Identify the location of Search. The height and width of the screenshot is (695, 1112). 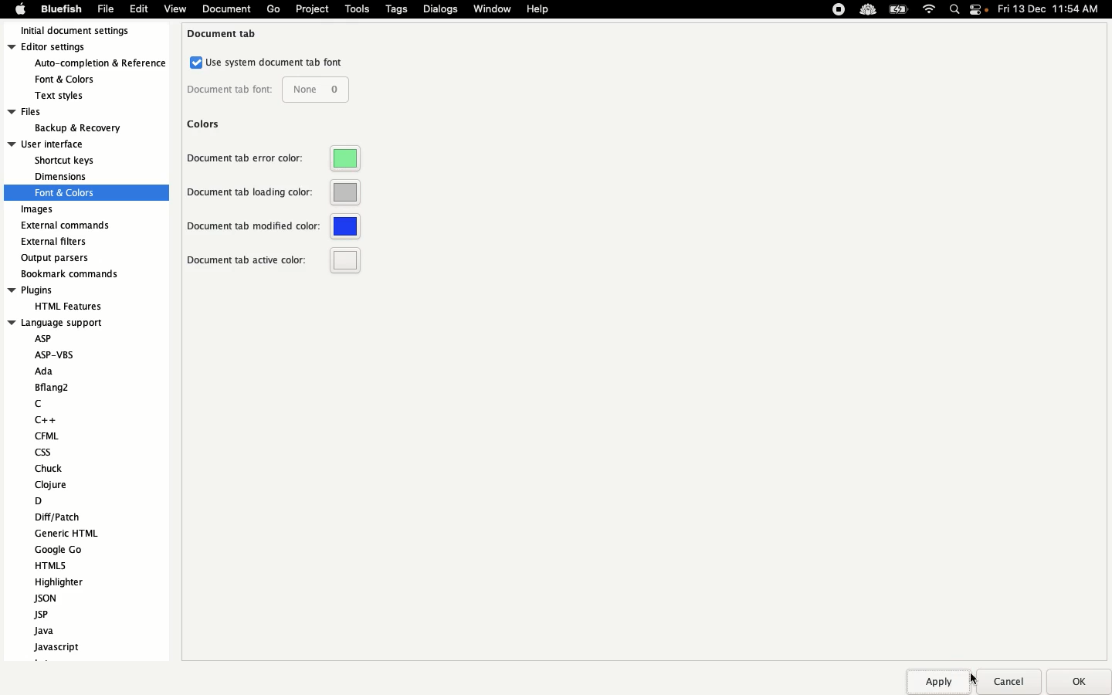
(955, 11).